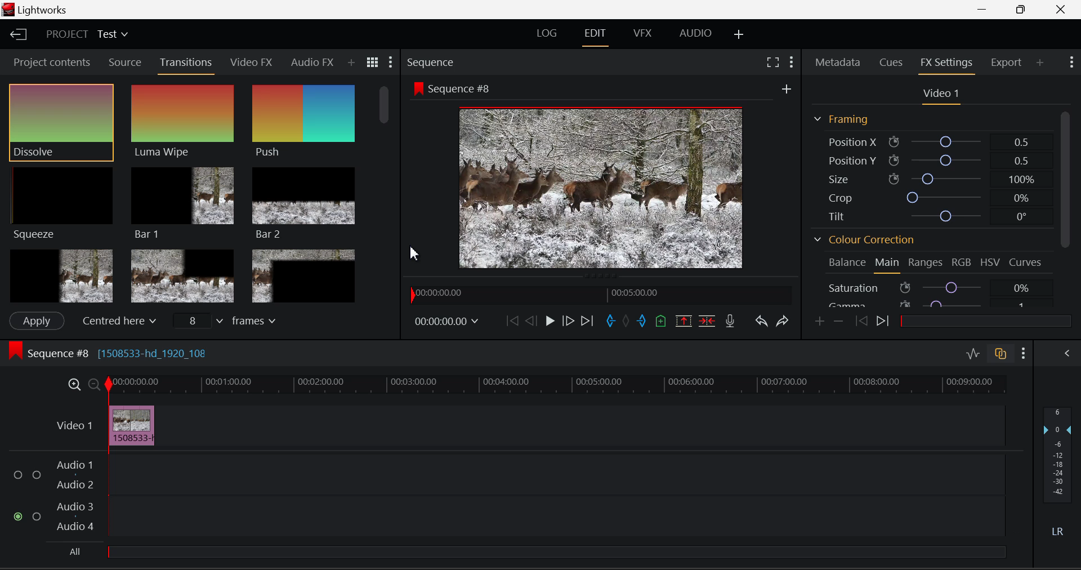 The height and width of the screenshot is (570, 1081). I want to click on Cues, so click(891, 61).